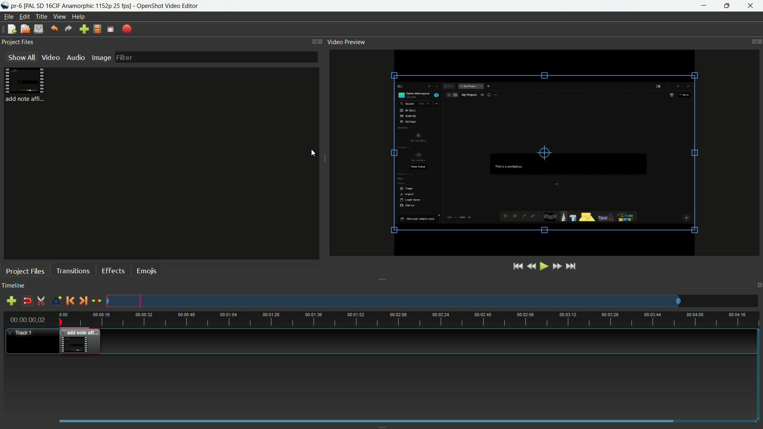  I want to click on jump to end, so click(571, 266).